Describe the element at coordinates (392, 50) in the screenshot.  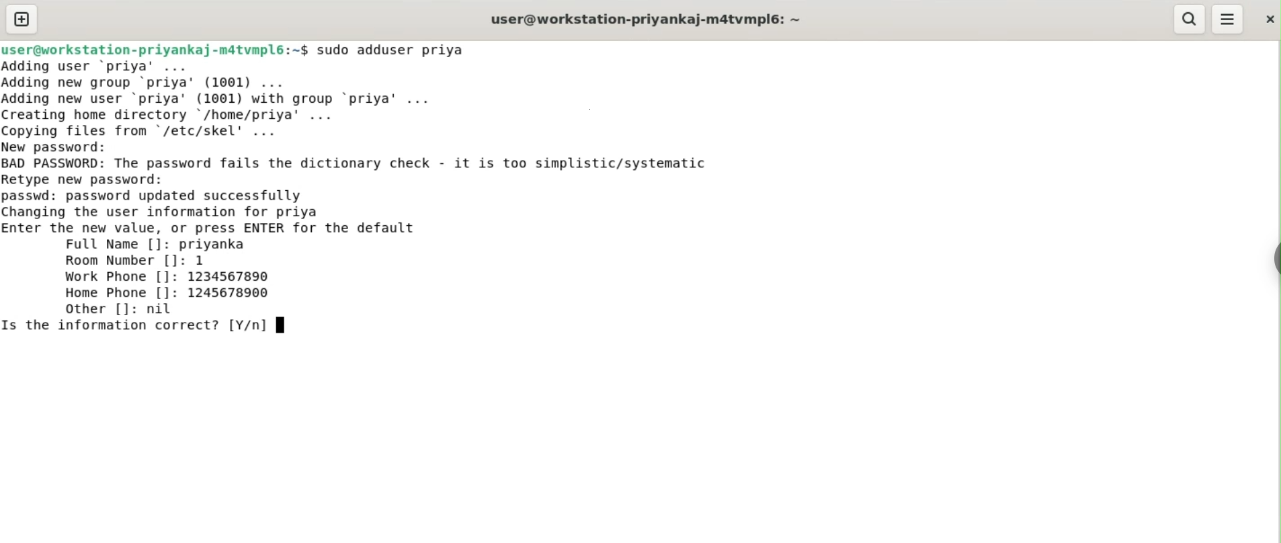
I see `sudo adduser priya` at that location.